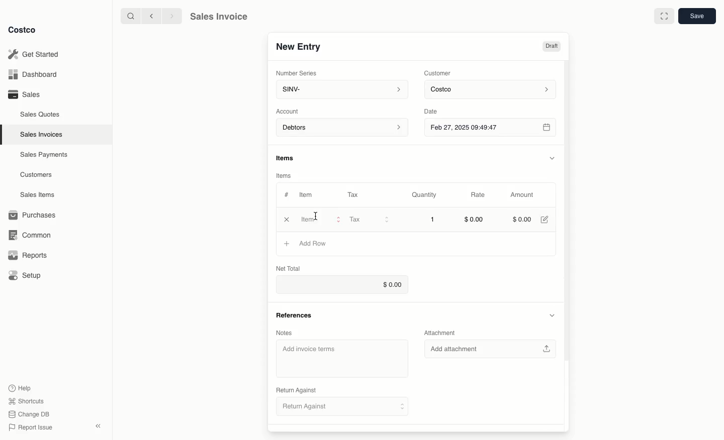  What do you see at coordinates (314, 243) in the screenshot?
I see `‘Add Row` at bounding box center [314, 243].